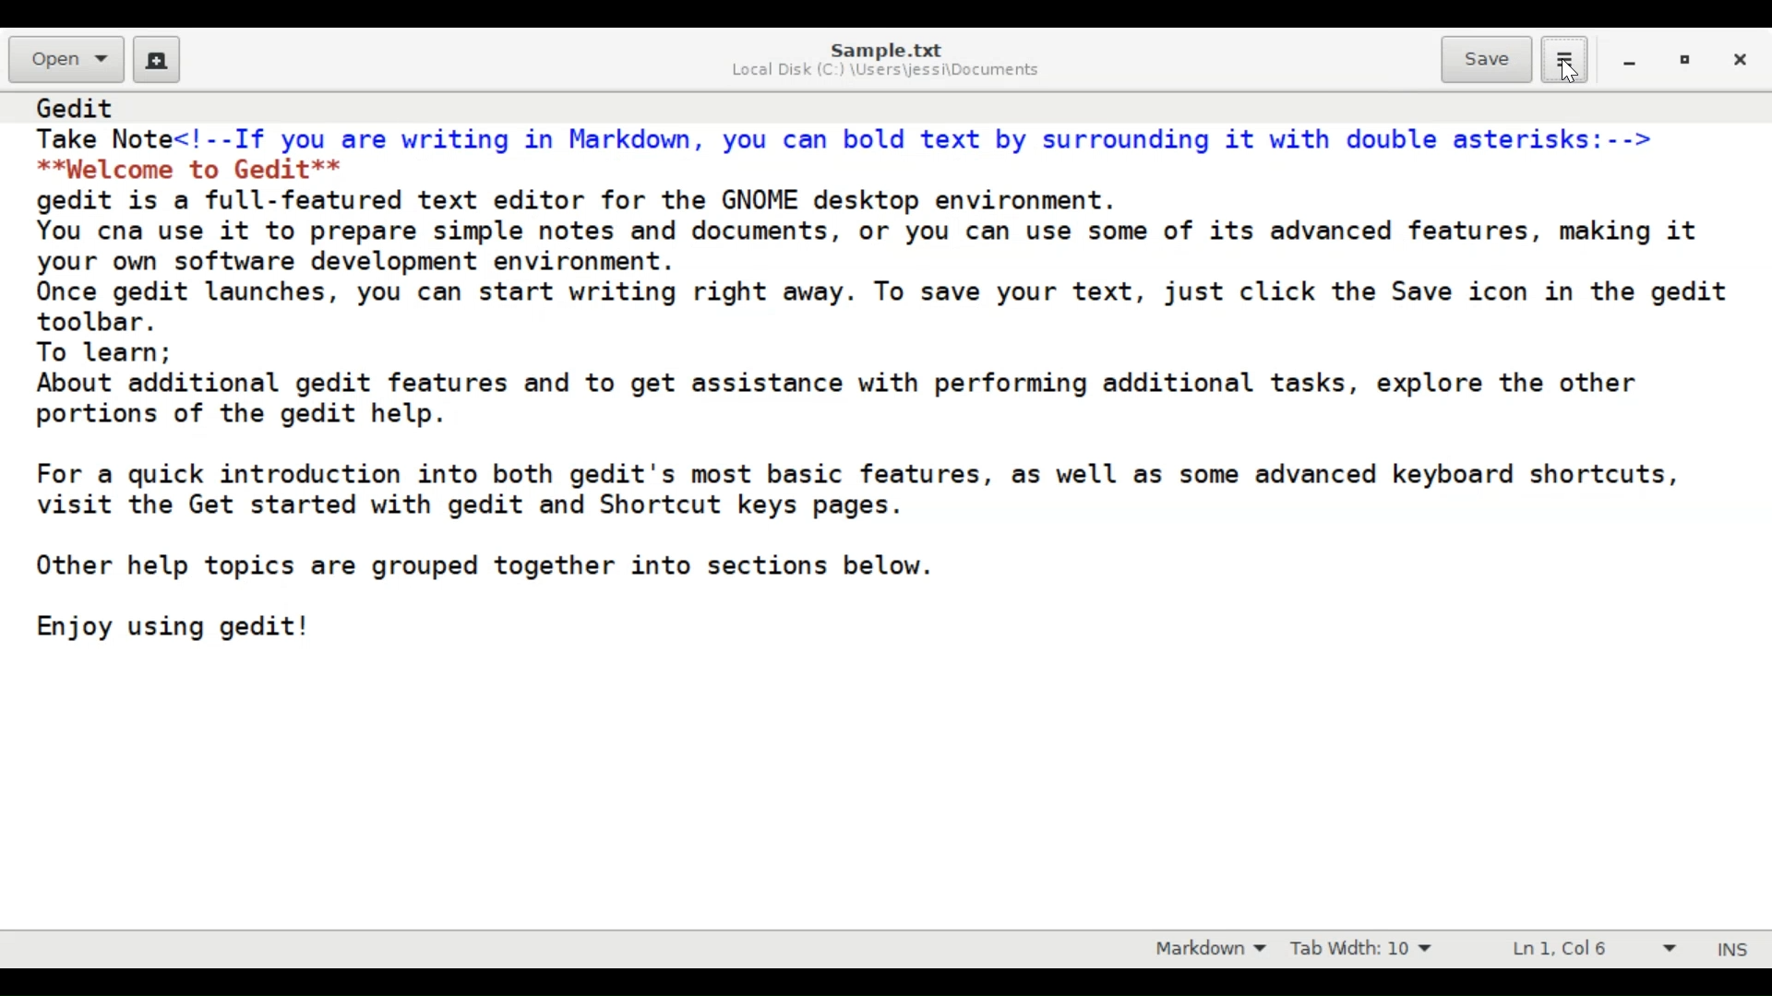  I want to click on Insert mode (INS), so click(1730, 948).